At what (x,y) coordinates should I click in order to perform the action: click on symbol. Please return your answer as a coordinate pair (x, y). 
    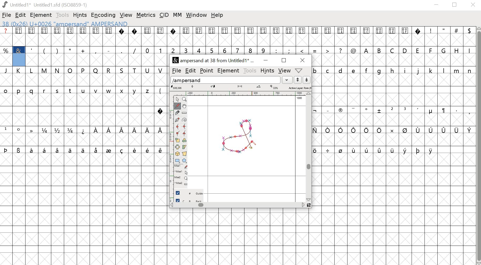
    Looking at the image, I should click on (135, 130).